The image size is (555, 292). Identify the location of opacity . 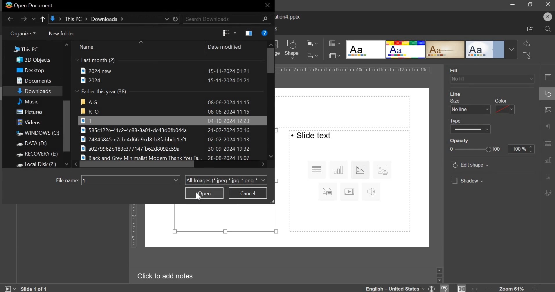
(521, 149).